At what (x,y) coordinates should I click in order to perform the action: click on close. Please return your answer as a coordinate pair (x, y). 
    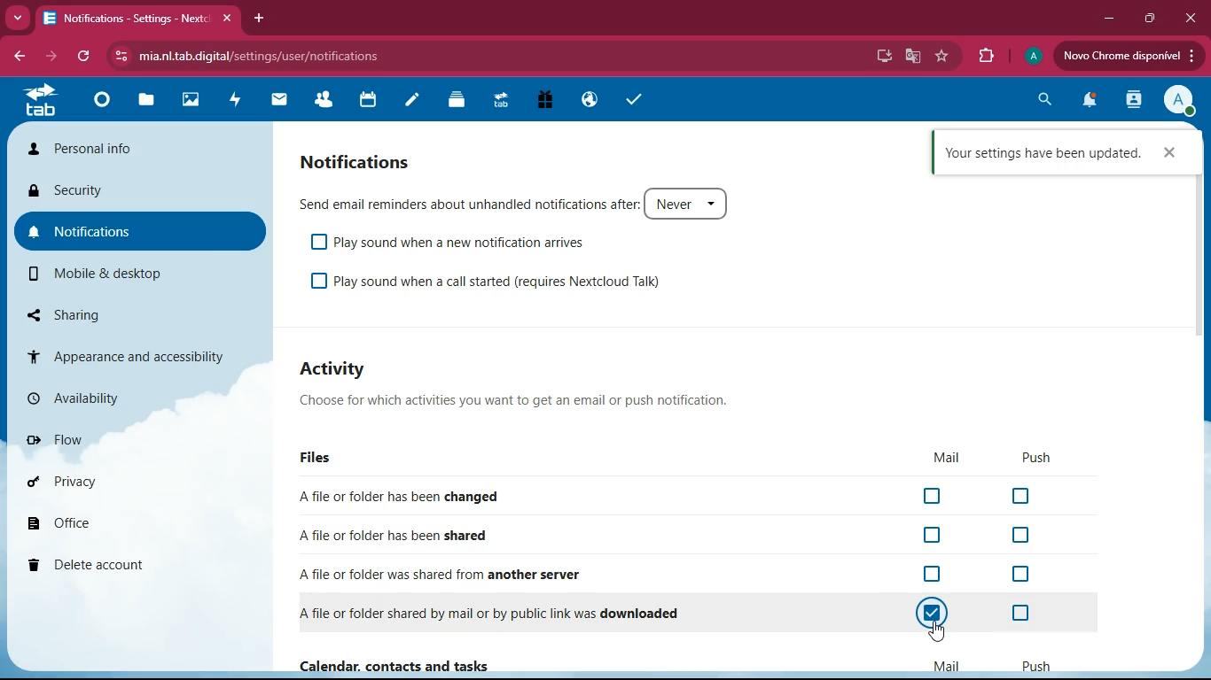
    Looking at the image, I should click on (1190, 18).